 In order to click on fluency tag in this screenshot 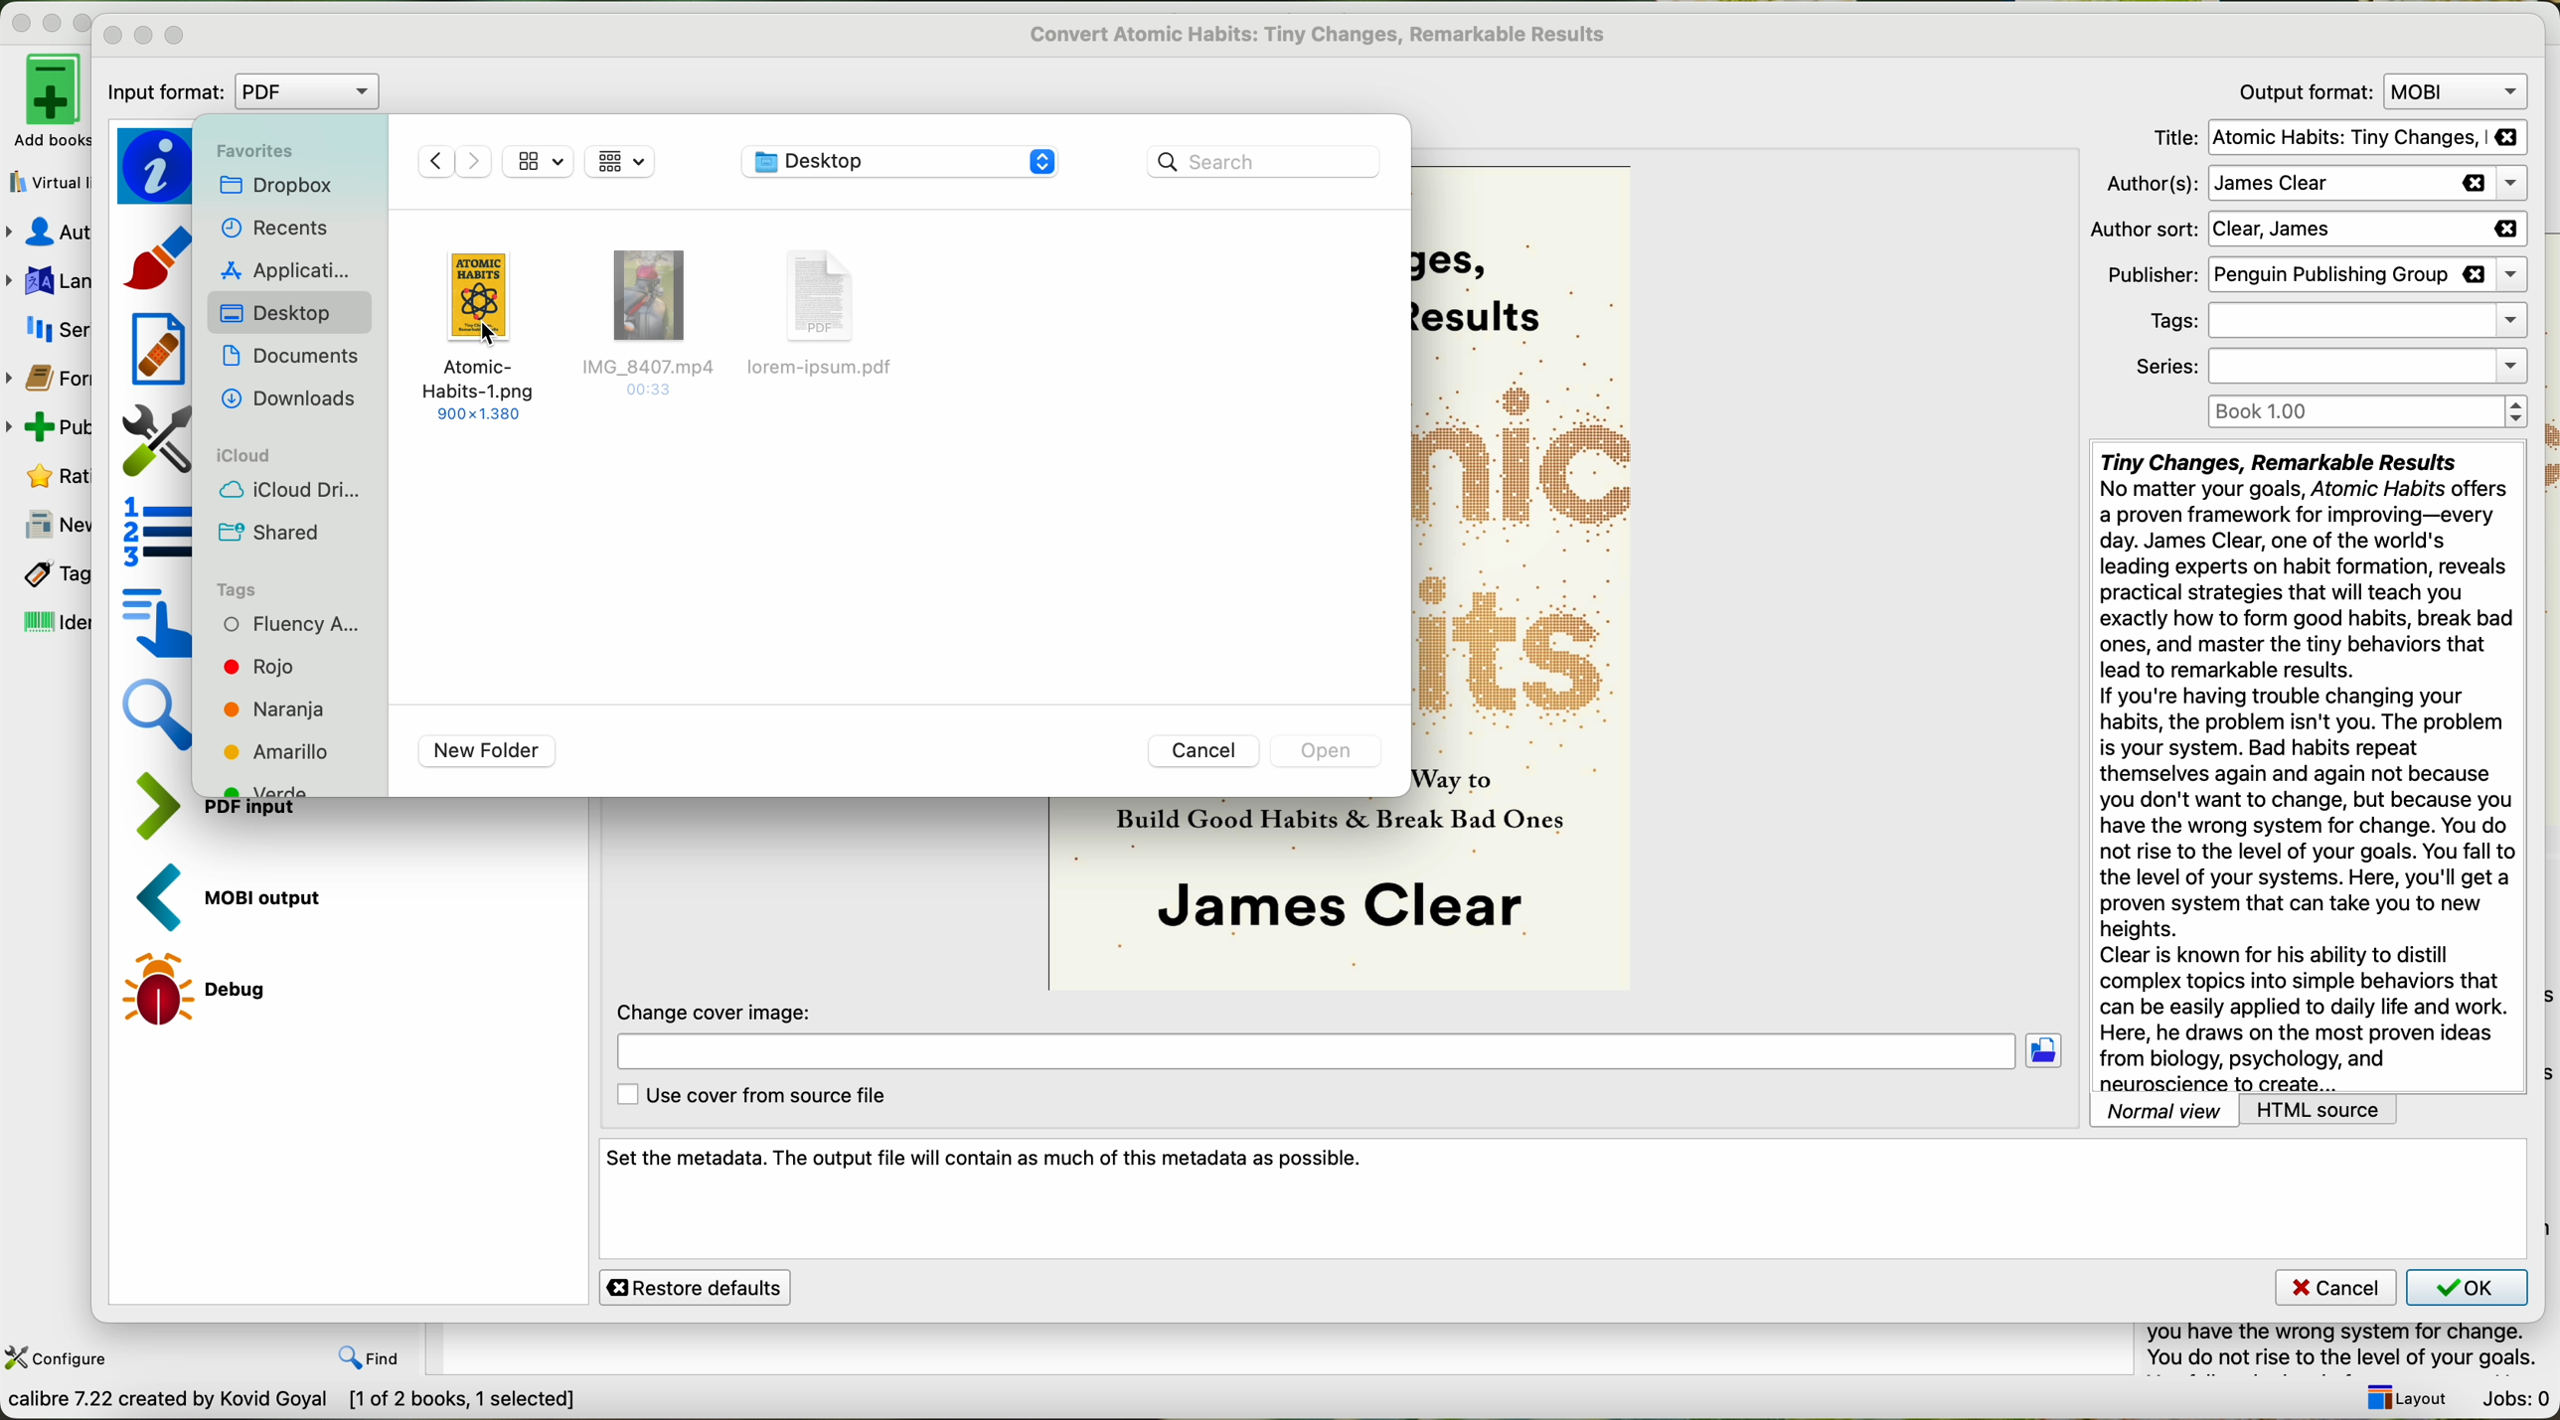, I will do `click(291, 624)`.